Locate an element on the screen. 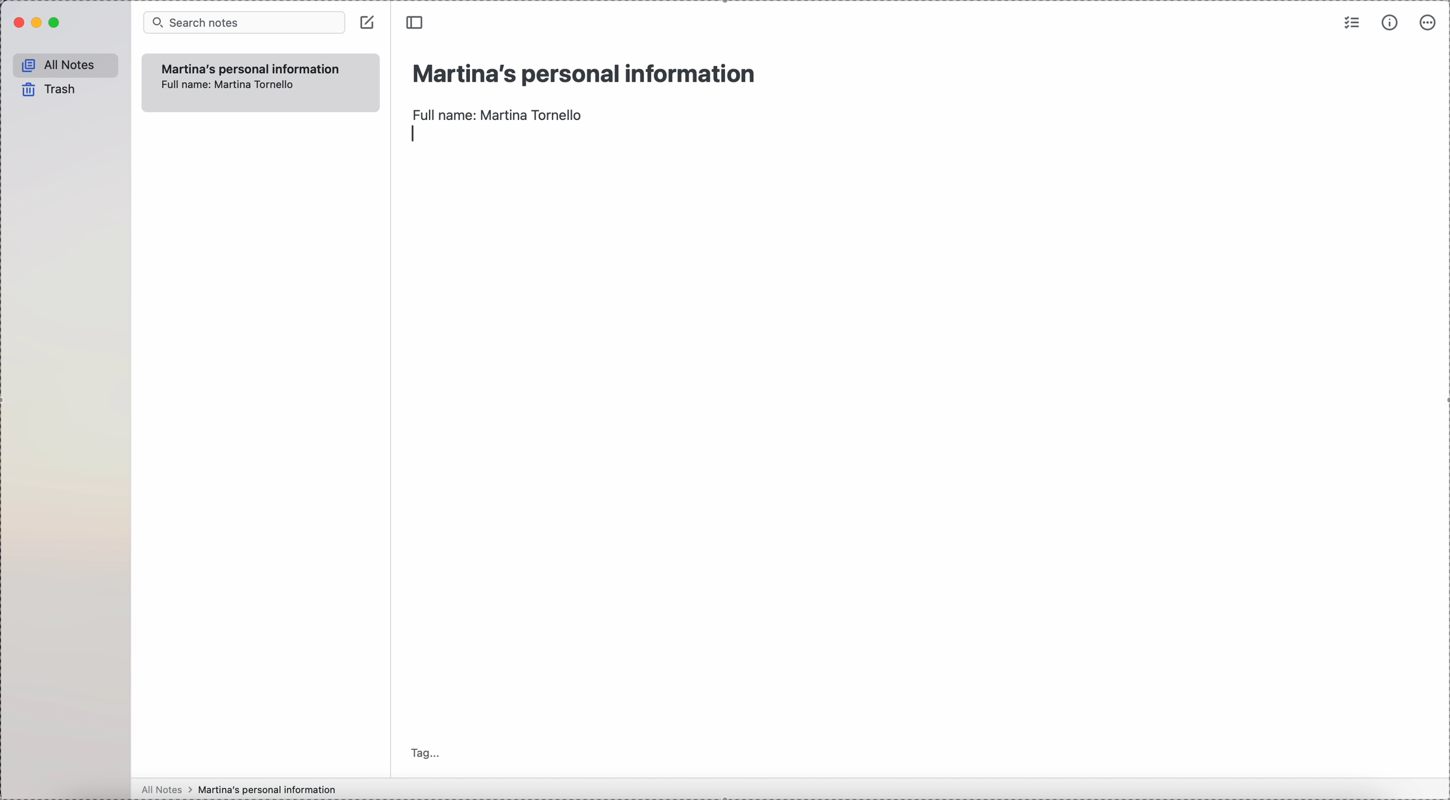  close Simplenote is located at coordinates (17, 24).